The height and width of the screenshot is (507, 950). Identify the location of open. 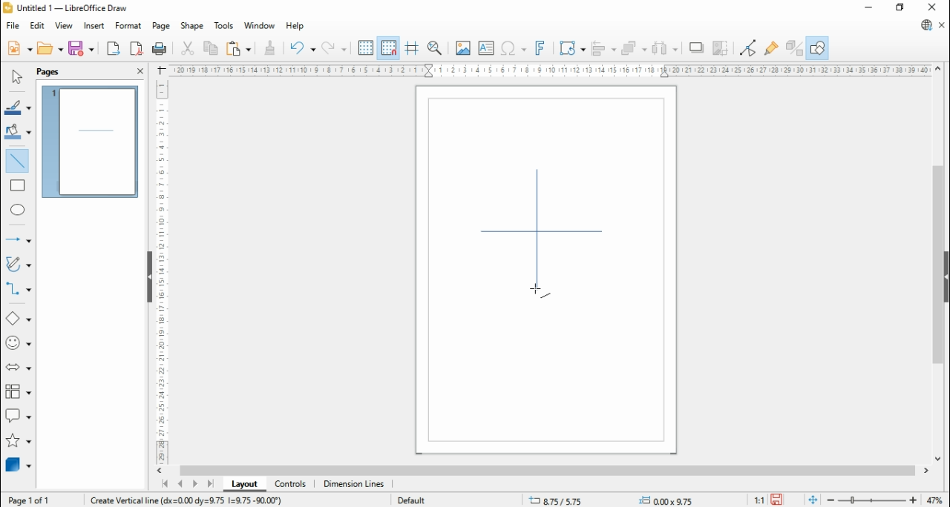
(51, 48).